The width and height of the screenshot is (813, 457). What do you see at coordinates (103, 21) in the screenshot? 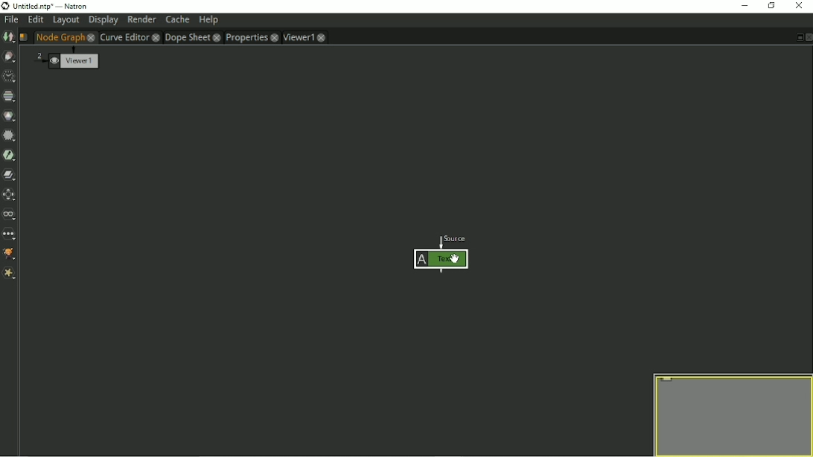
I see `Display` at bounding box center [103, 21].